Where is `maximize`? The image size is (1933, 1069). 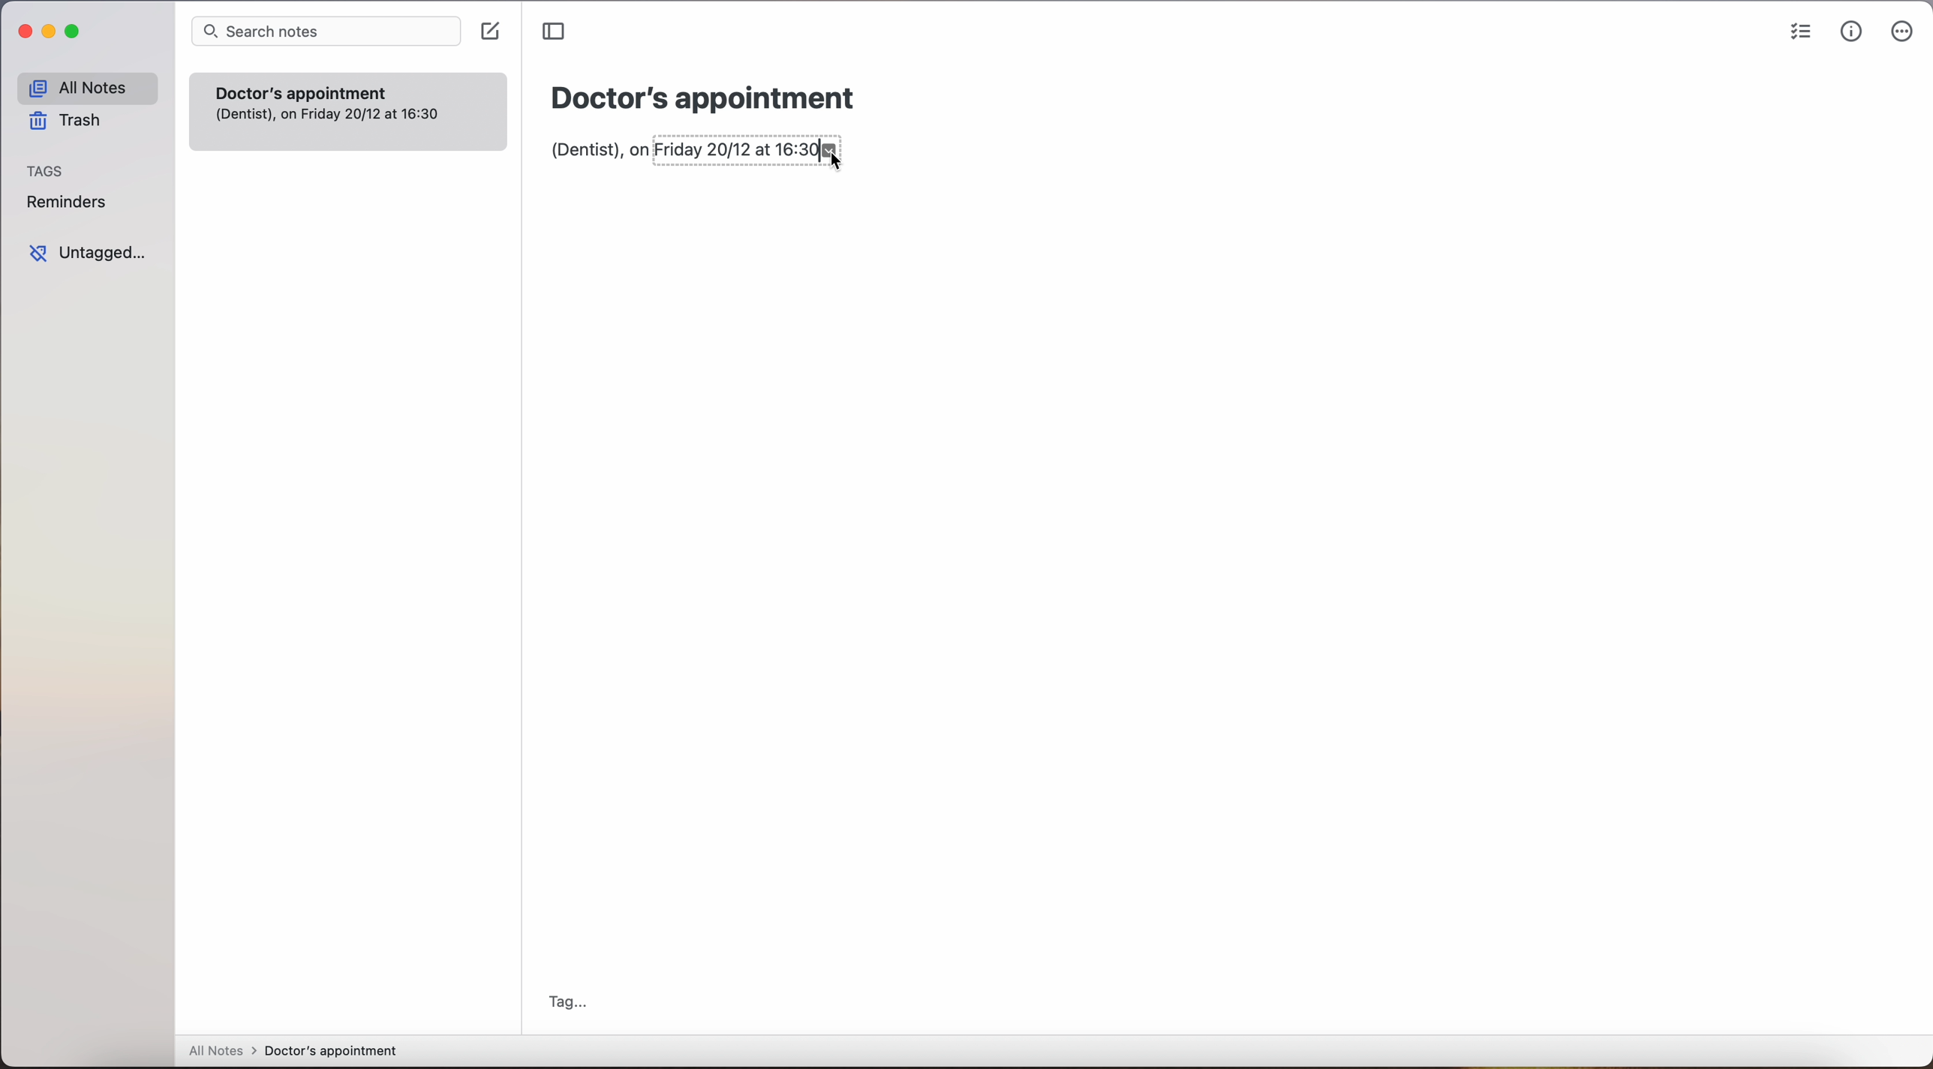 maximize is located at coordinates (76, 32).